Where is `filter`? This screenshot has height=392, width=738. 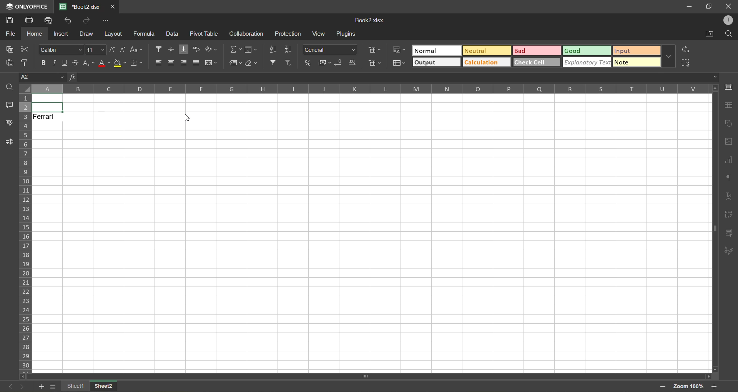 filter is located at coordinates (275, 63).